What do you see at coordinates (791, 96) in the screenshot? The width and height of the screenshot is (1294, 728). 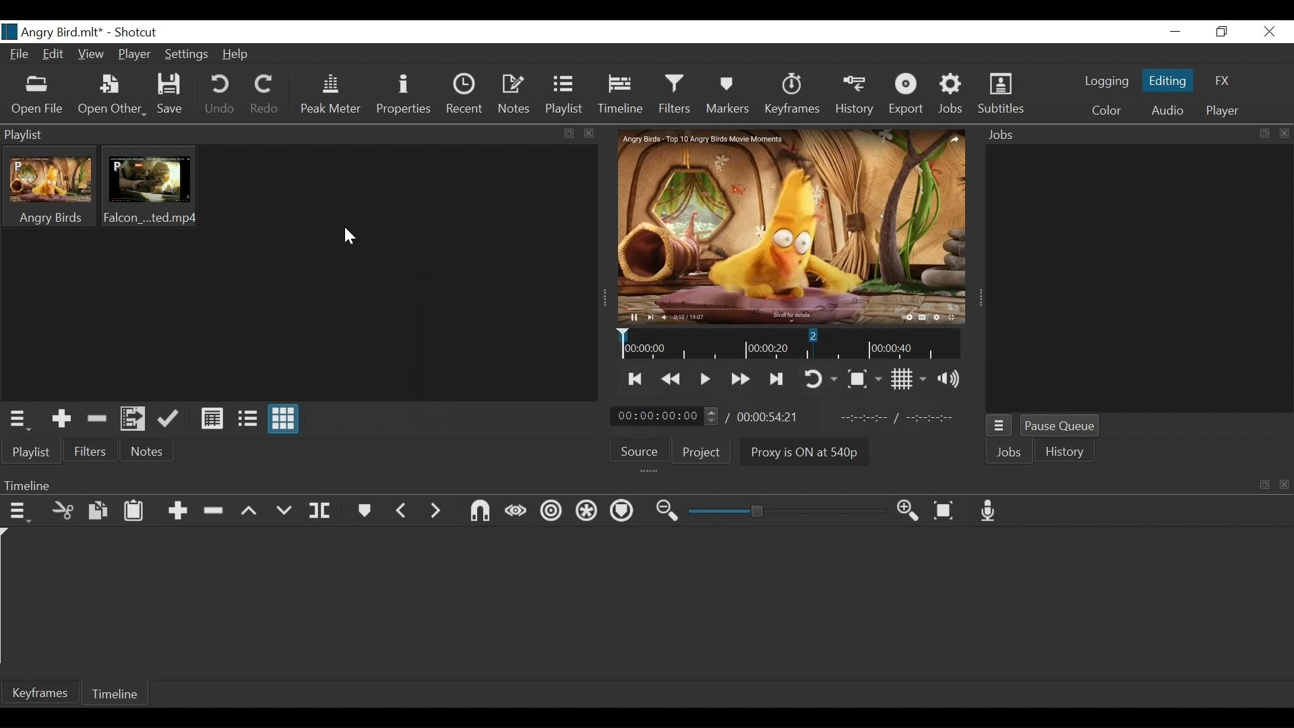 I see `Keyframes` at bounding box center [791, 96].